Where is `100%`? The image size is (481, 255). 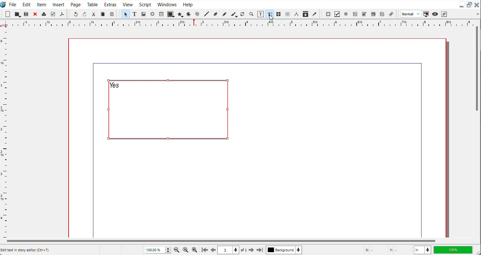 100% is located at coordinates (453, 250).